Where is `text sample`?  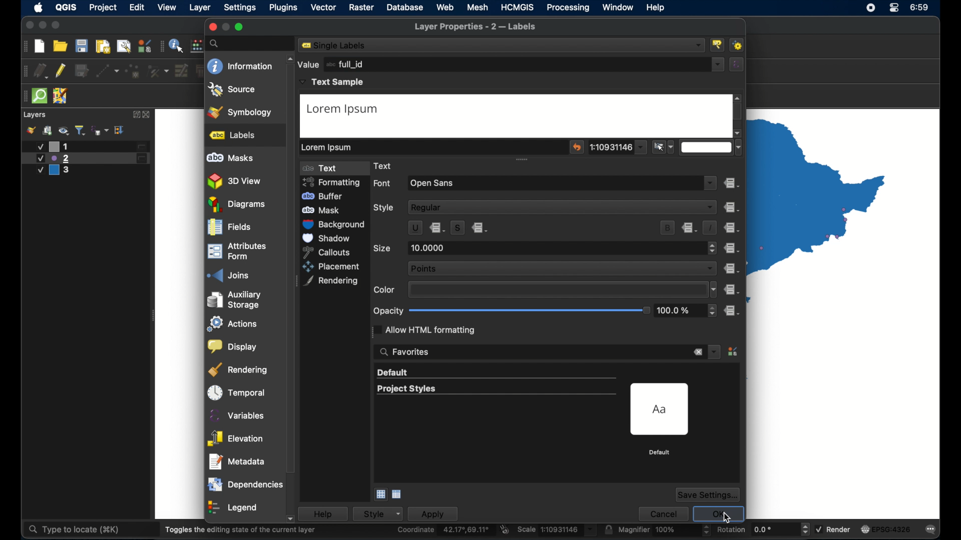 text sample is located at coordinates (333, 82).